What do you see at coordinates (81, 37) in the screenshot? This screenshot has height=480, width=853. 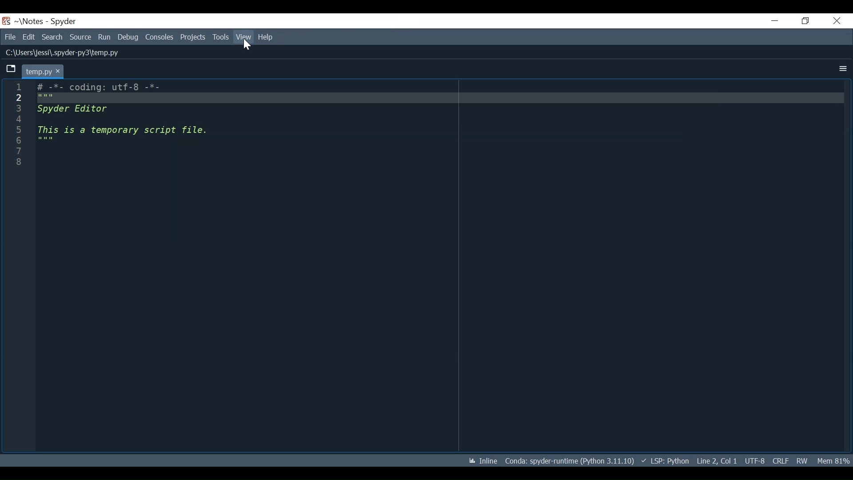 I see `Source` at bounding box center [81, 37].